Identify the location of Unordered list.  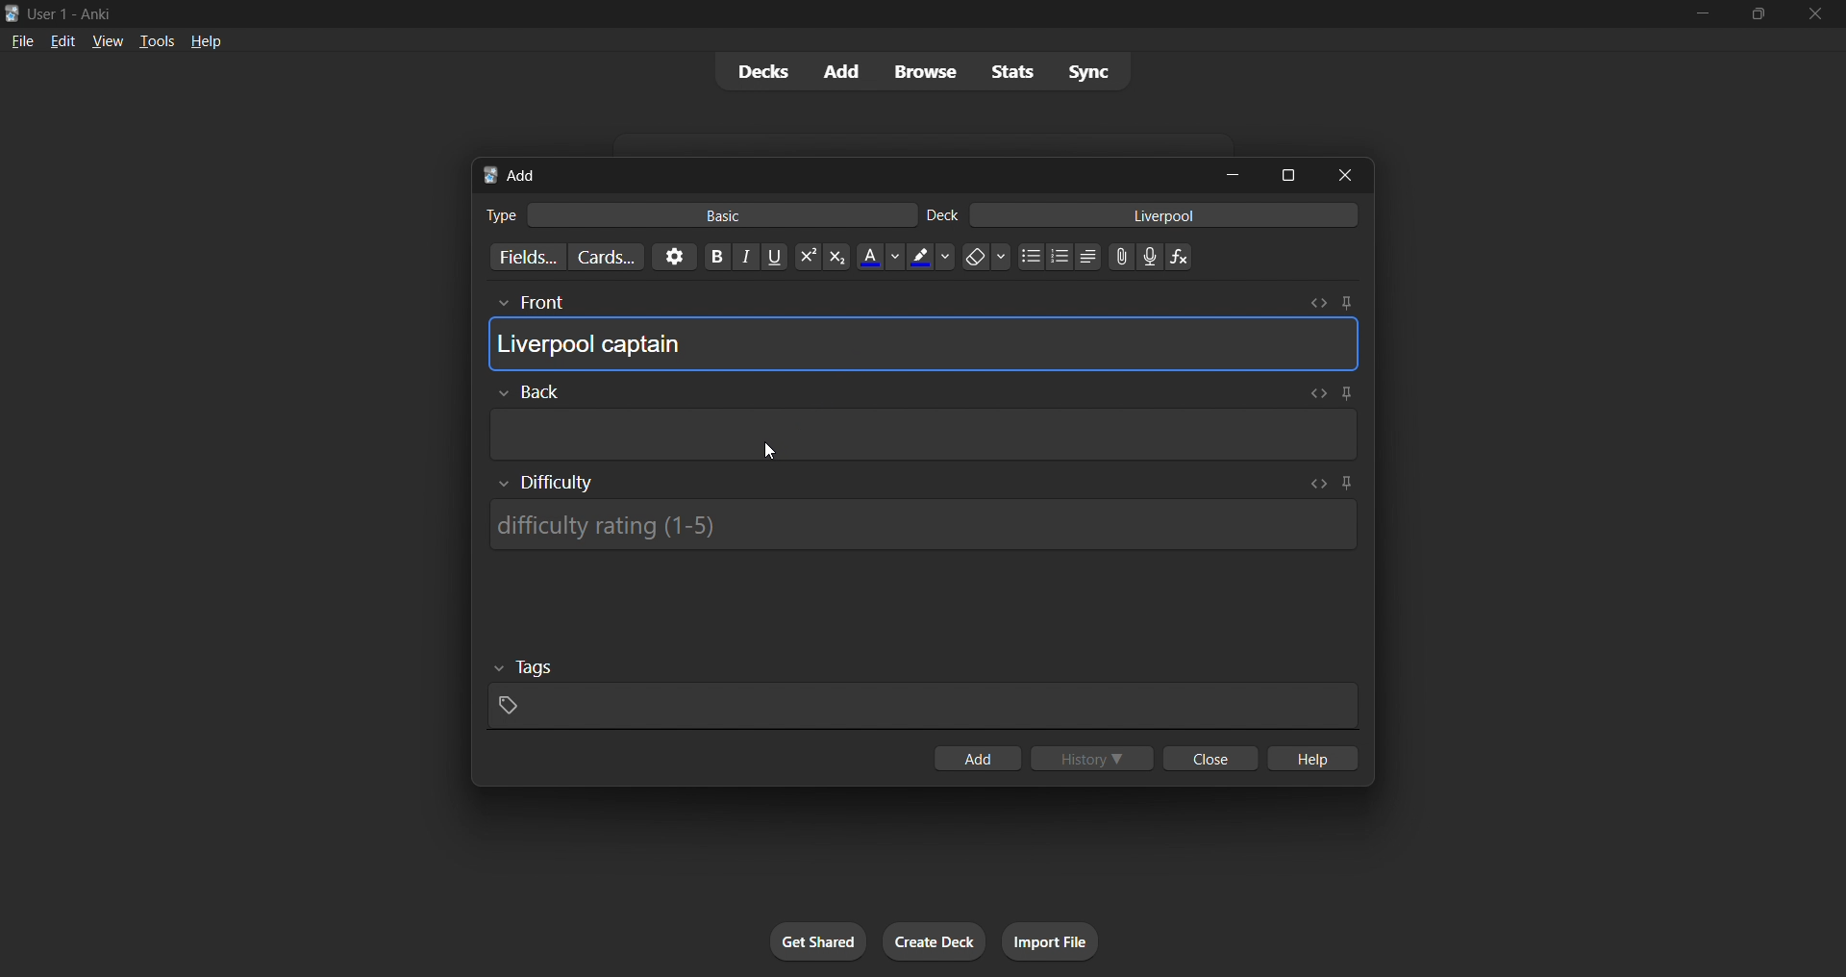
(1032, 256).